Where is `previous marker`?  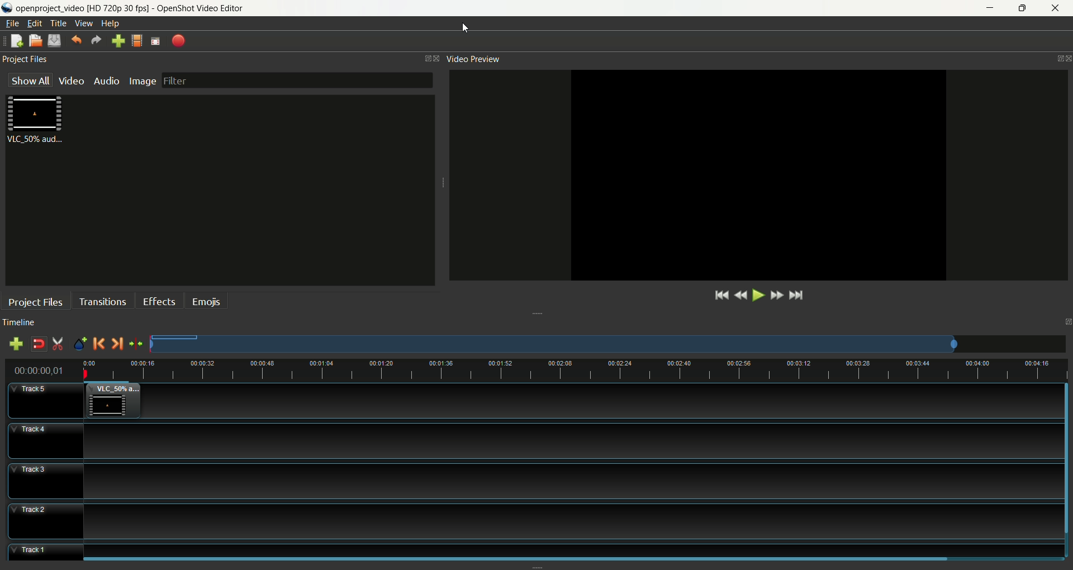 previous marker is located at coordinates (98, 344).